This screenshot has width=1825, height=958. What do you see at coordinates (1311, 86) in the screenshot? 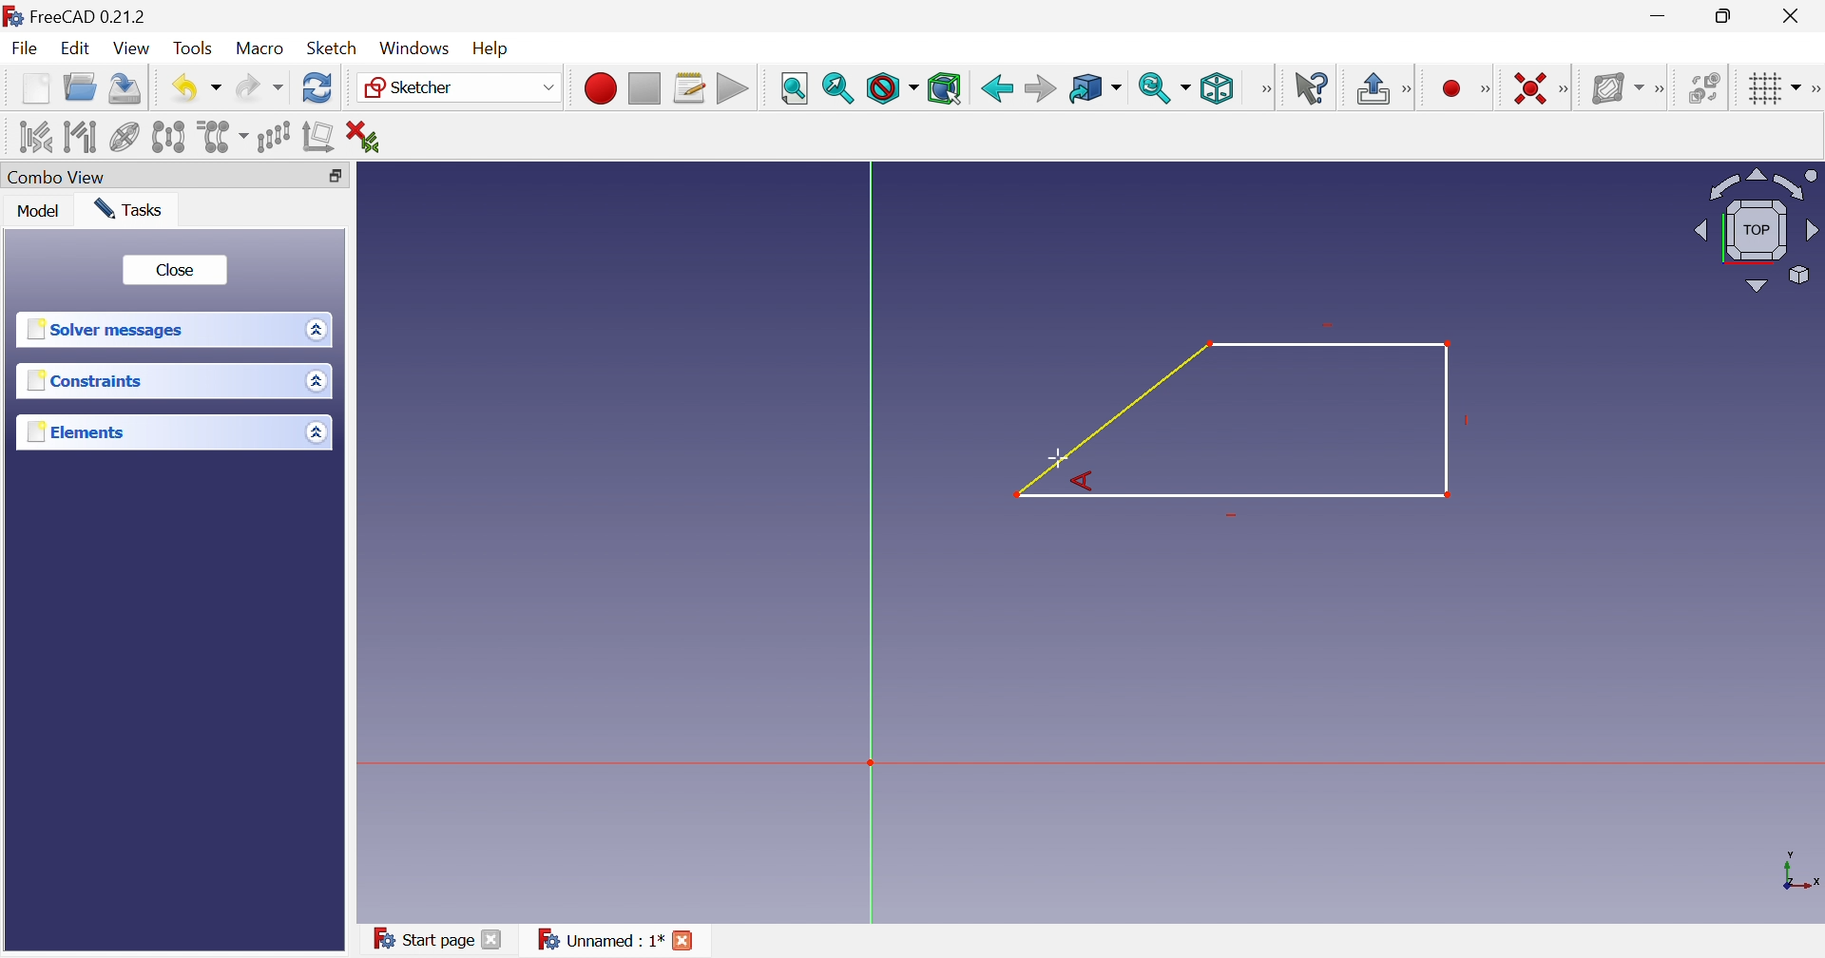
I see `What's this?` at bounding box center [1311, 86].